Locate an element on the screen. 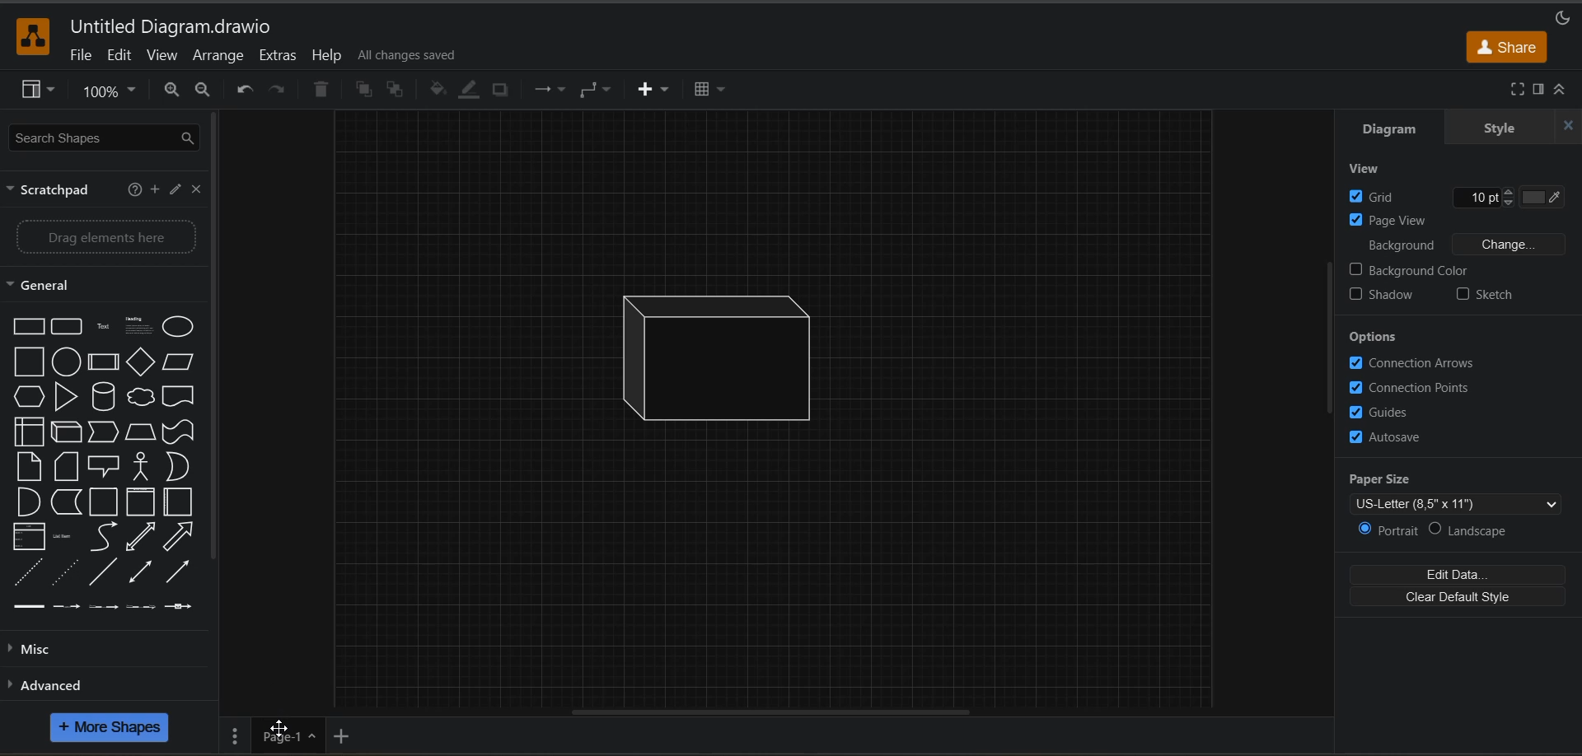 Image resolution: width=1582 pixels, height=756 pixels. diagram is located at coordinates (1389, 131).